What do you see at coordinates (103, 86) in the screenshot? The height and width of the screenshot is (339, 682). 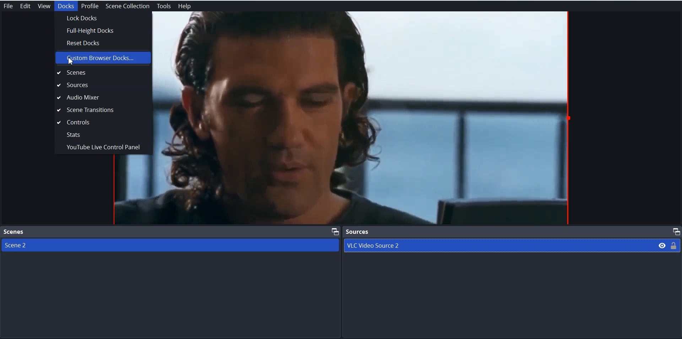 I see `Sources` at bounding box center [103, 86].